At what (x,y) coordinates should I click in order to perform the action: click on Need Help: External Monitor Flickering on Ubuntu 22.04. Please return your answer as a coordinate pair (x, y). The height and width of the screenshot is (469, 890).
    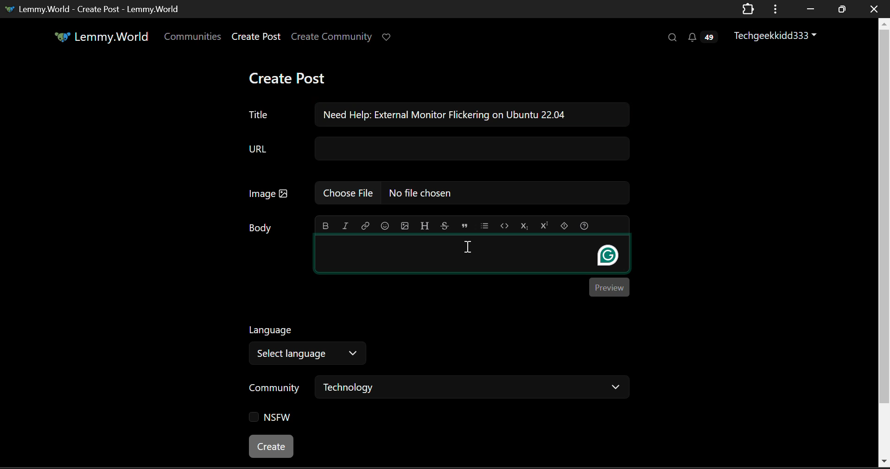
    Looking at the image, I should click on (468, 114).